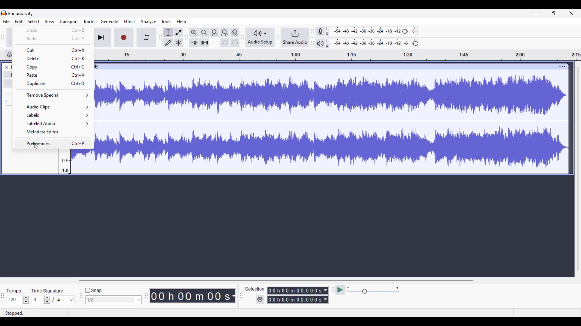 This screenshot has width=581, height=326. Describe the element at coordinates (48, 291) in the screenshot. I see `Indicates time signature settings` at that location.